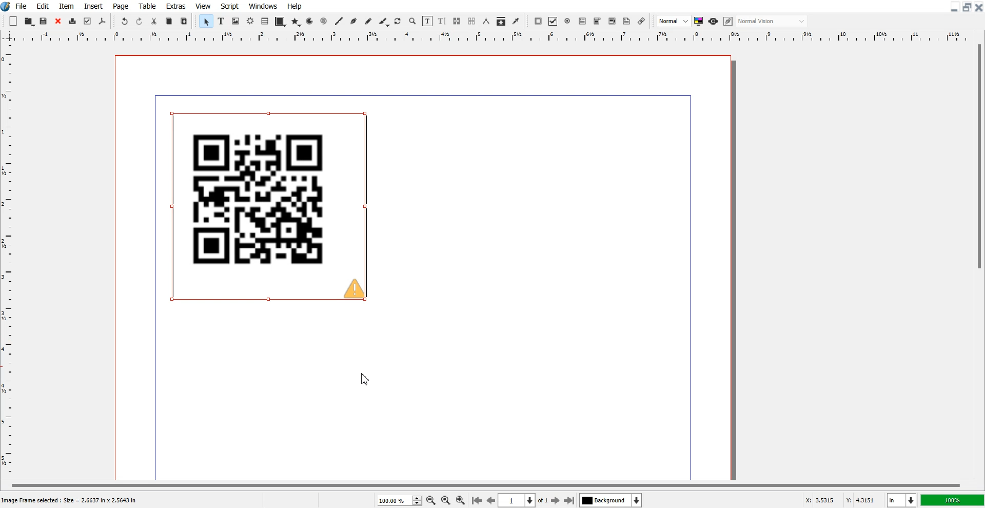 This screenshot has height=508, width=985. What do you see at coordinates (553, 21) in the screenshot?
I see `PDF Check Box` at bounding box center [553, 21].